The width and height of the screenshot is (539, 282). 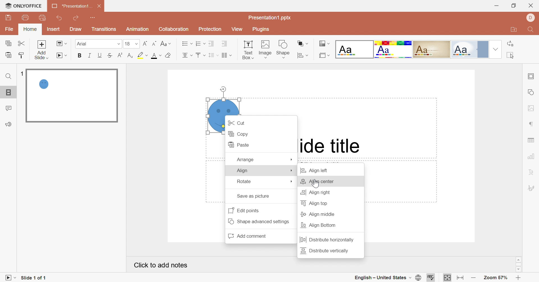 I want to click on Change case, so click(x=165, y=43).